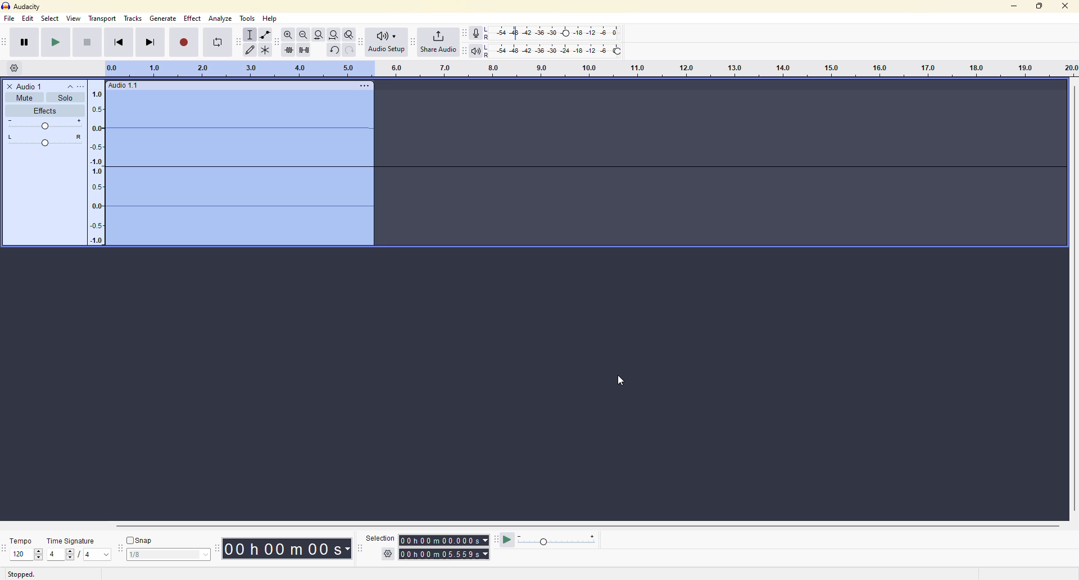  What do you see at coordinates (334, 35) in the screenshot?
I see `fit project to width` at bounding box center [334, 35].